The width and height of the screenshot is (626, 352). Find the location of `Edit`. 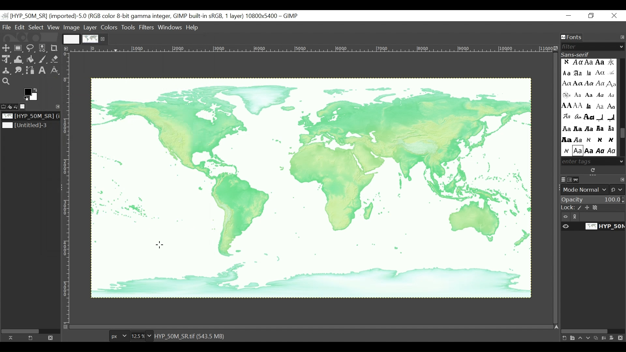

Edit is located at coordinates (20, 27).